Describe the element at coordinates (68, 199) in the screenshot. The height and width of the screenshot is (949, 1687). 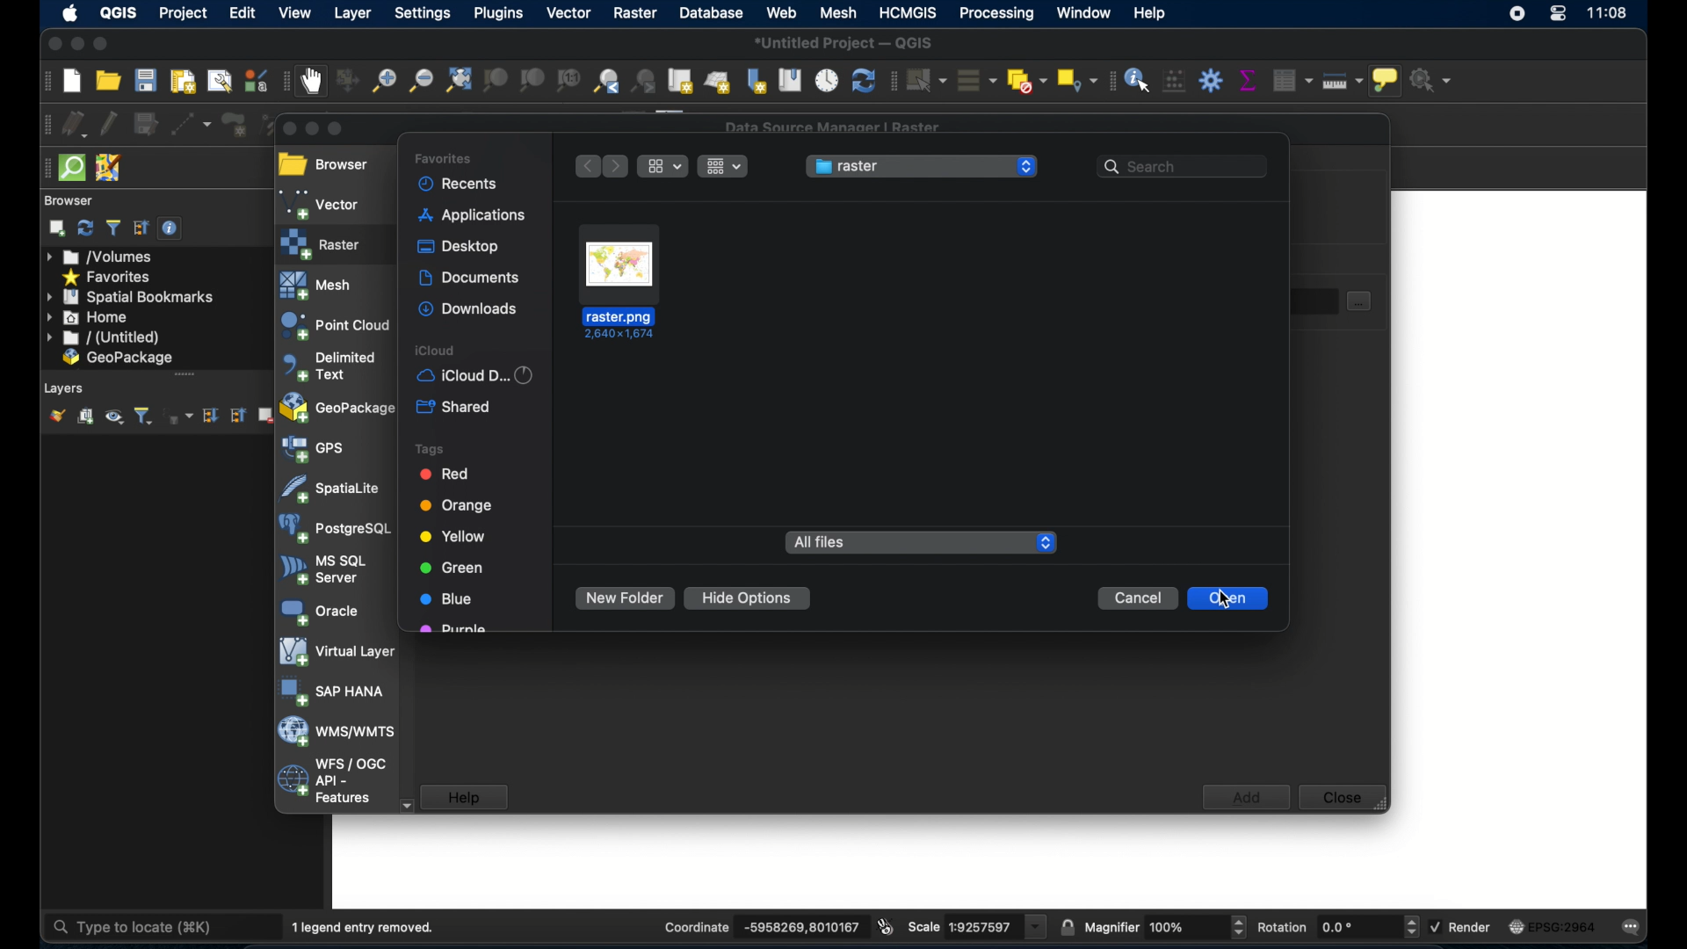
I see `browser` at that location.